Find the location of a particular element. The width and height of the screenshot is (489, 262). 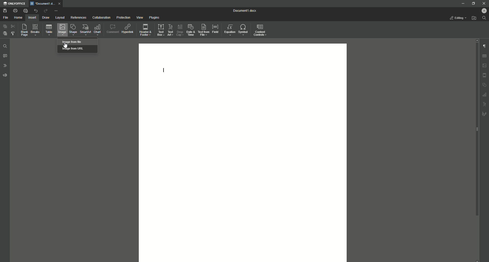

Protection is located at coordinates (123, 18).